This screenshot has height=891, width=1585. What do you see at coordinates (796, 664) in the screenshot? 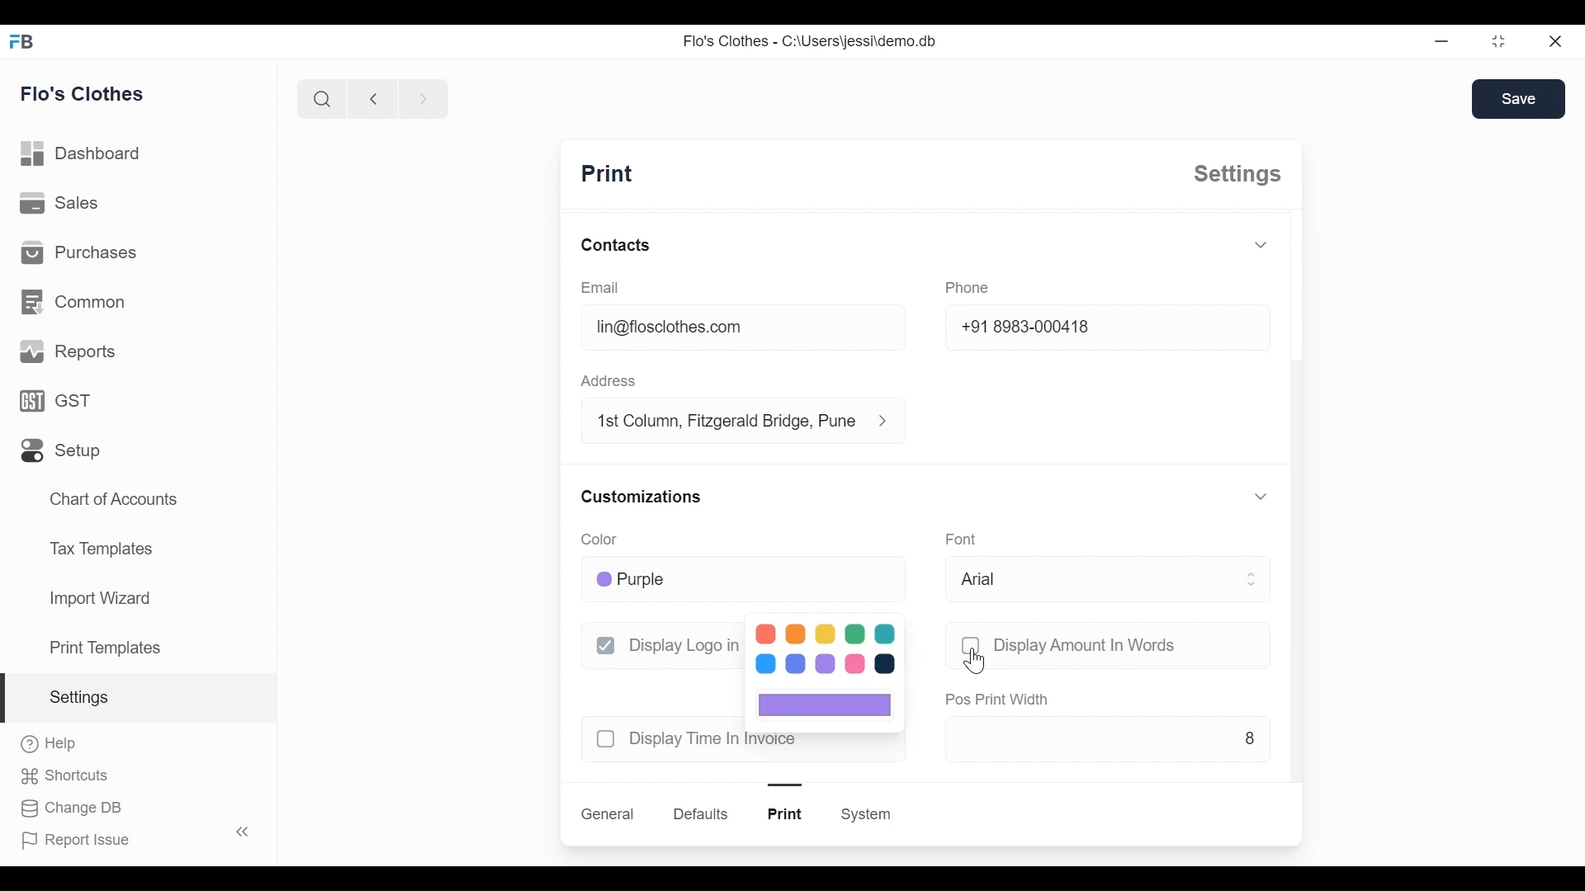
I see `color 7` at bounding box center [796, 664].